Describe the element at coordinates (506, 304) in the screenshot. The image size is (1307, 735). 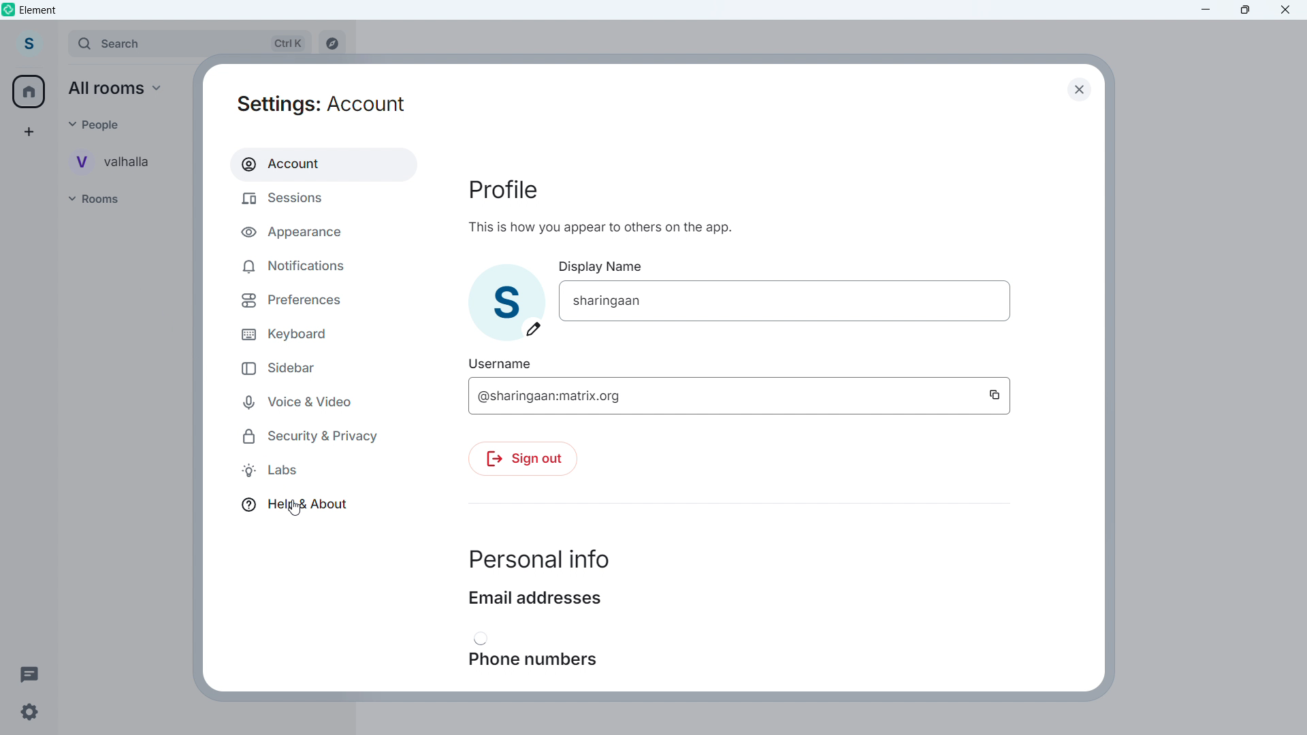
I see `Add profile picture ` at that location.